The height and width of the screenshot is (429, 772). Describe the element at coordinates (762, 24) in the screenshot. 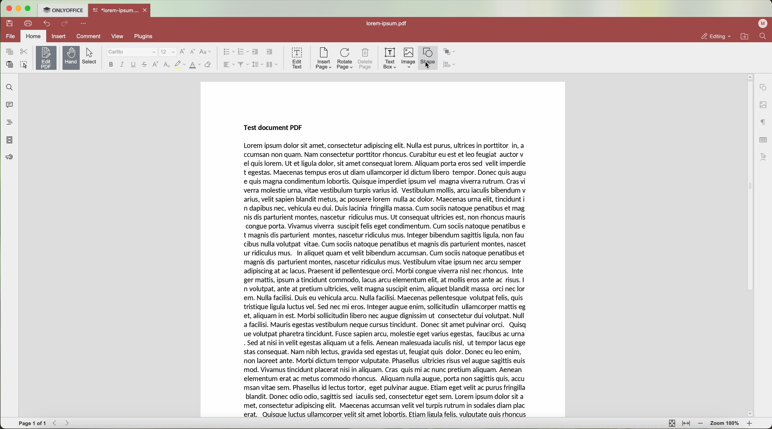

I see `profile` at that location.